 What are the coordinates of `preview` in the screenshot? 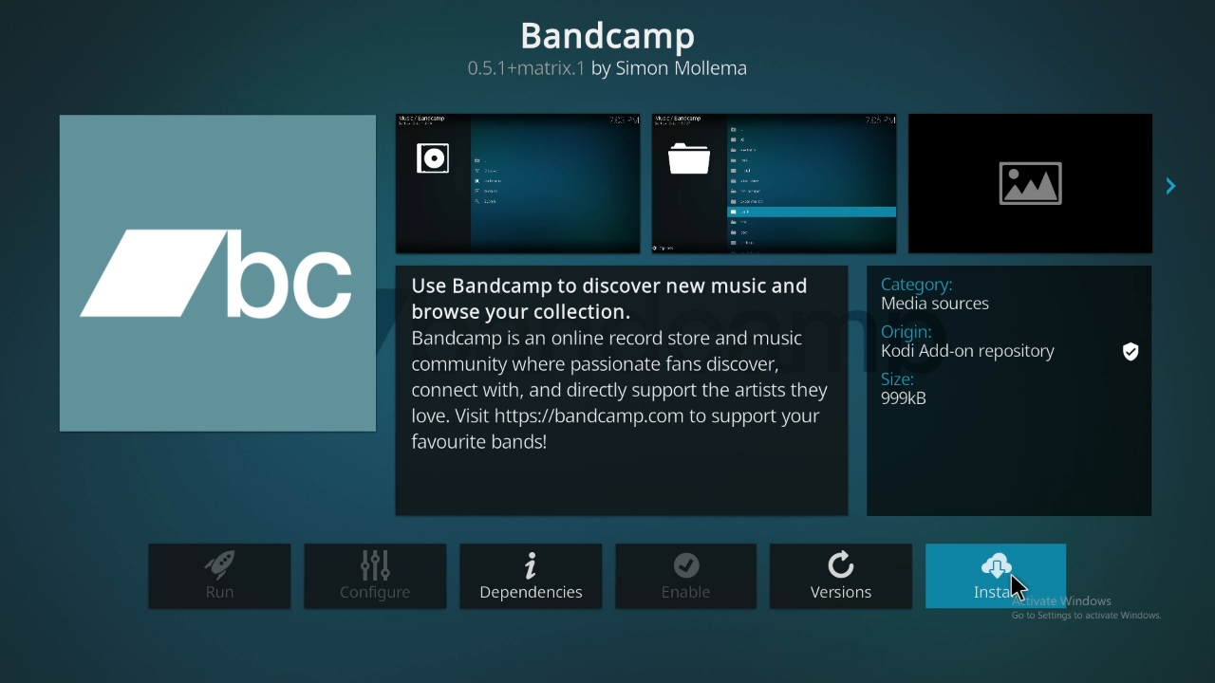 It's located at (1032, 183).